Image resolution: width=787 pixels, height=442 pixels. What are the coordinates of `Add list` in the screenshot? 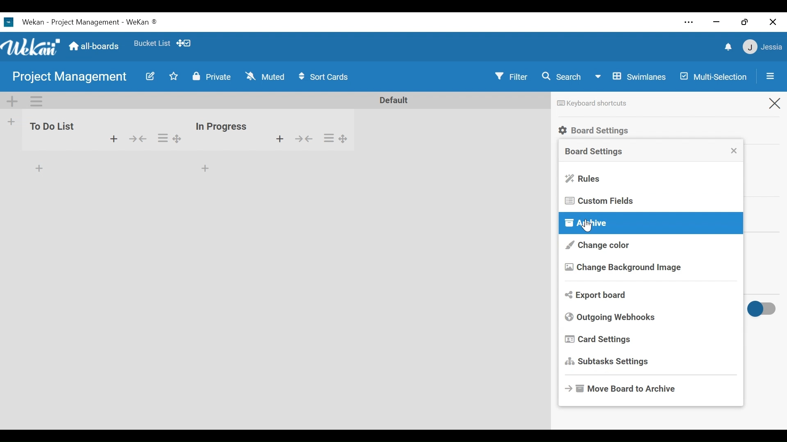 It's located at (12, 121).